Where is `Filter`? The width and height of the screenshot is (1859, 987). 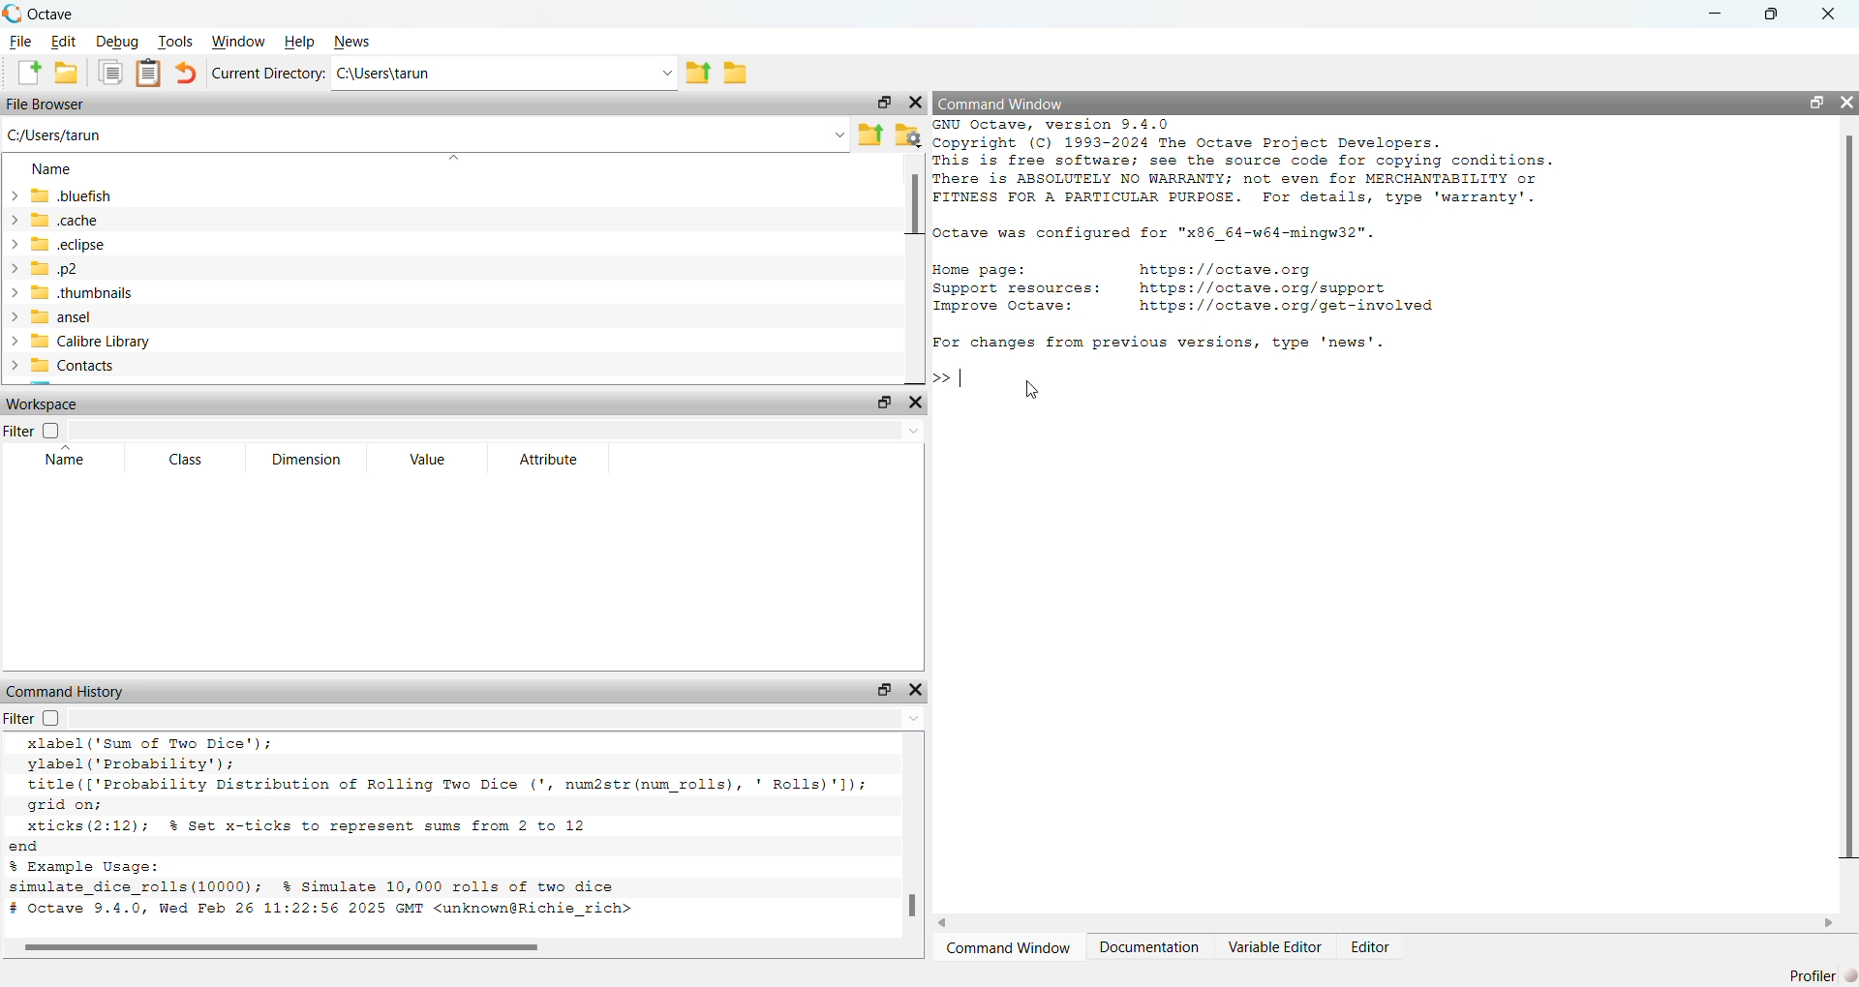 Filter is located at coordinates (31, 430).